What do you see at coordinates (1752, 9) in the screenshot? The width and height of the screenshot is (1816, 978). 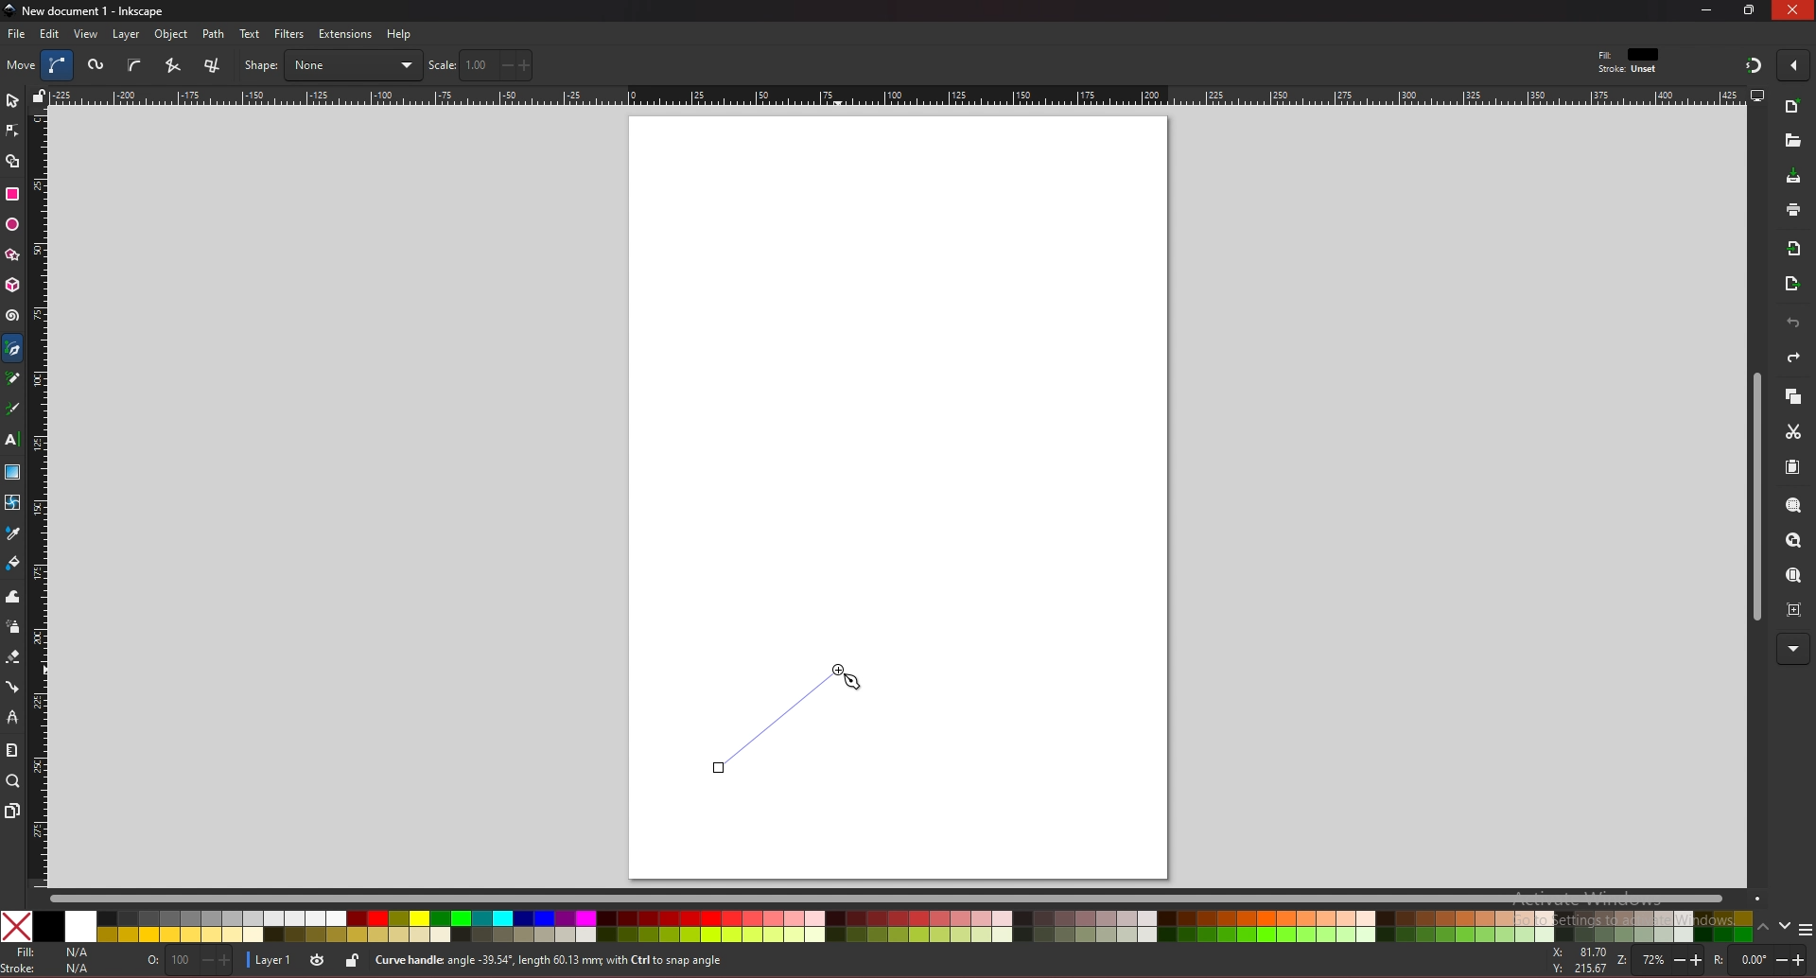 I see `resize` at bounding box center [1752, 9].